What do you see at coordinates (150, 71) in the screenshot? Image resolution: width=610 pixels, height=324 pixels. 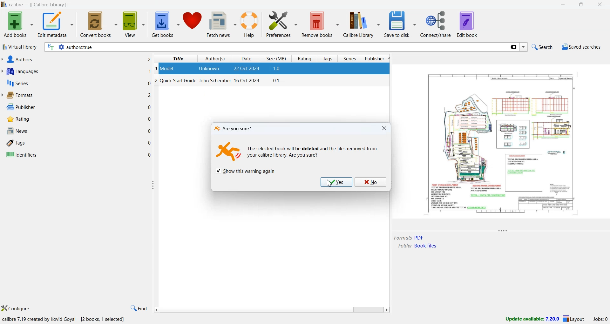 I see `1` at bounding box center [150, 71].